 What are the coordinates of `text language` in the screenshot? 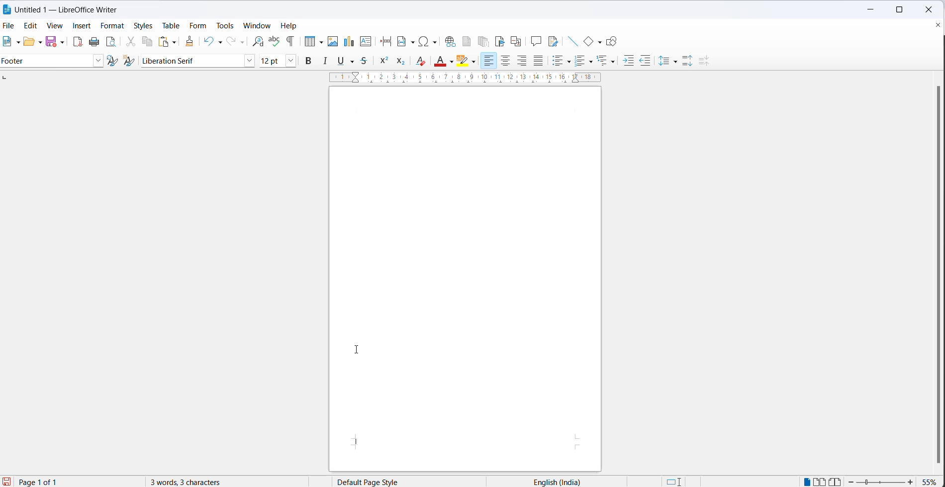 It's located at (569, 481).